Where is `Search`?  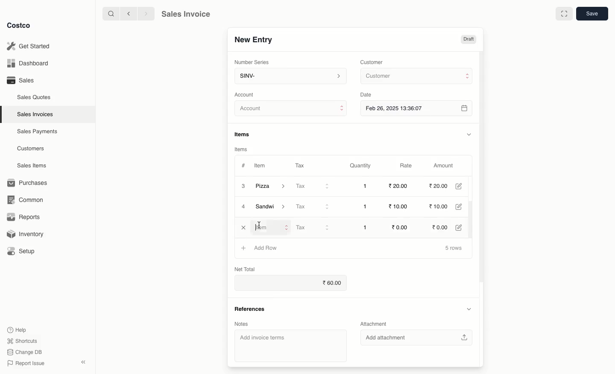
Search is located at coordinates (110, 13).